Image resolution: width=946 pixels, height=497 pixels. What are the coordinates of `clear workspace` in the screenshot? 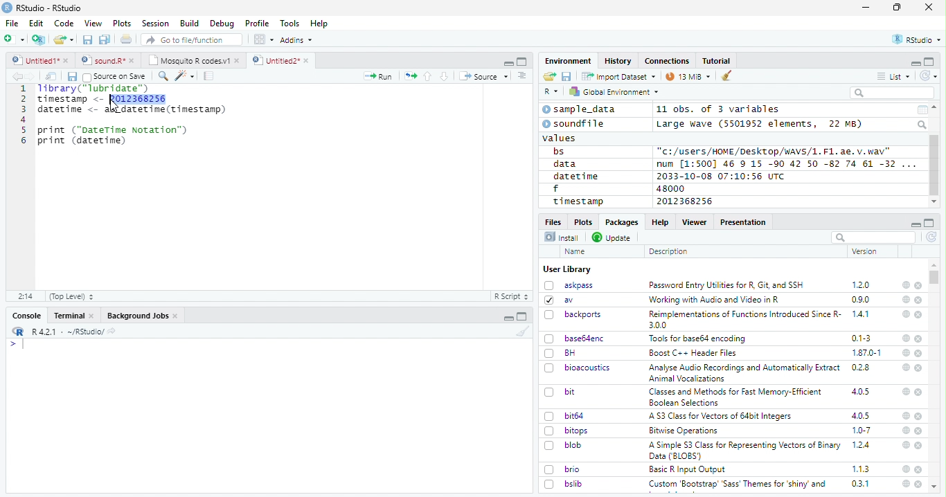 It's located at (727, 76).